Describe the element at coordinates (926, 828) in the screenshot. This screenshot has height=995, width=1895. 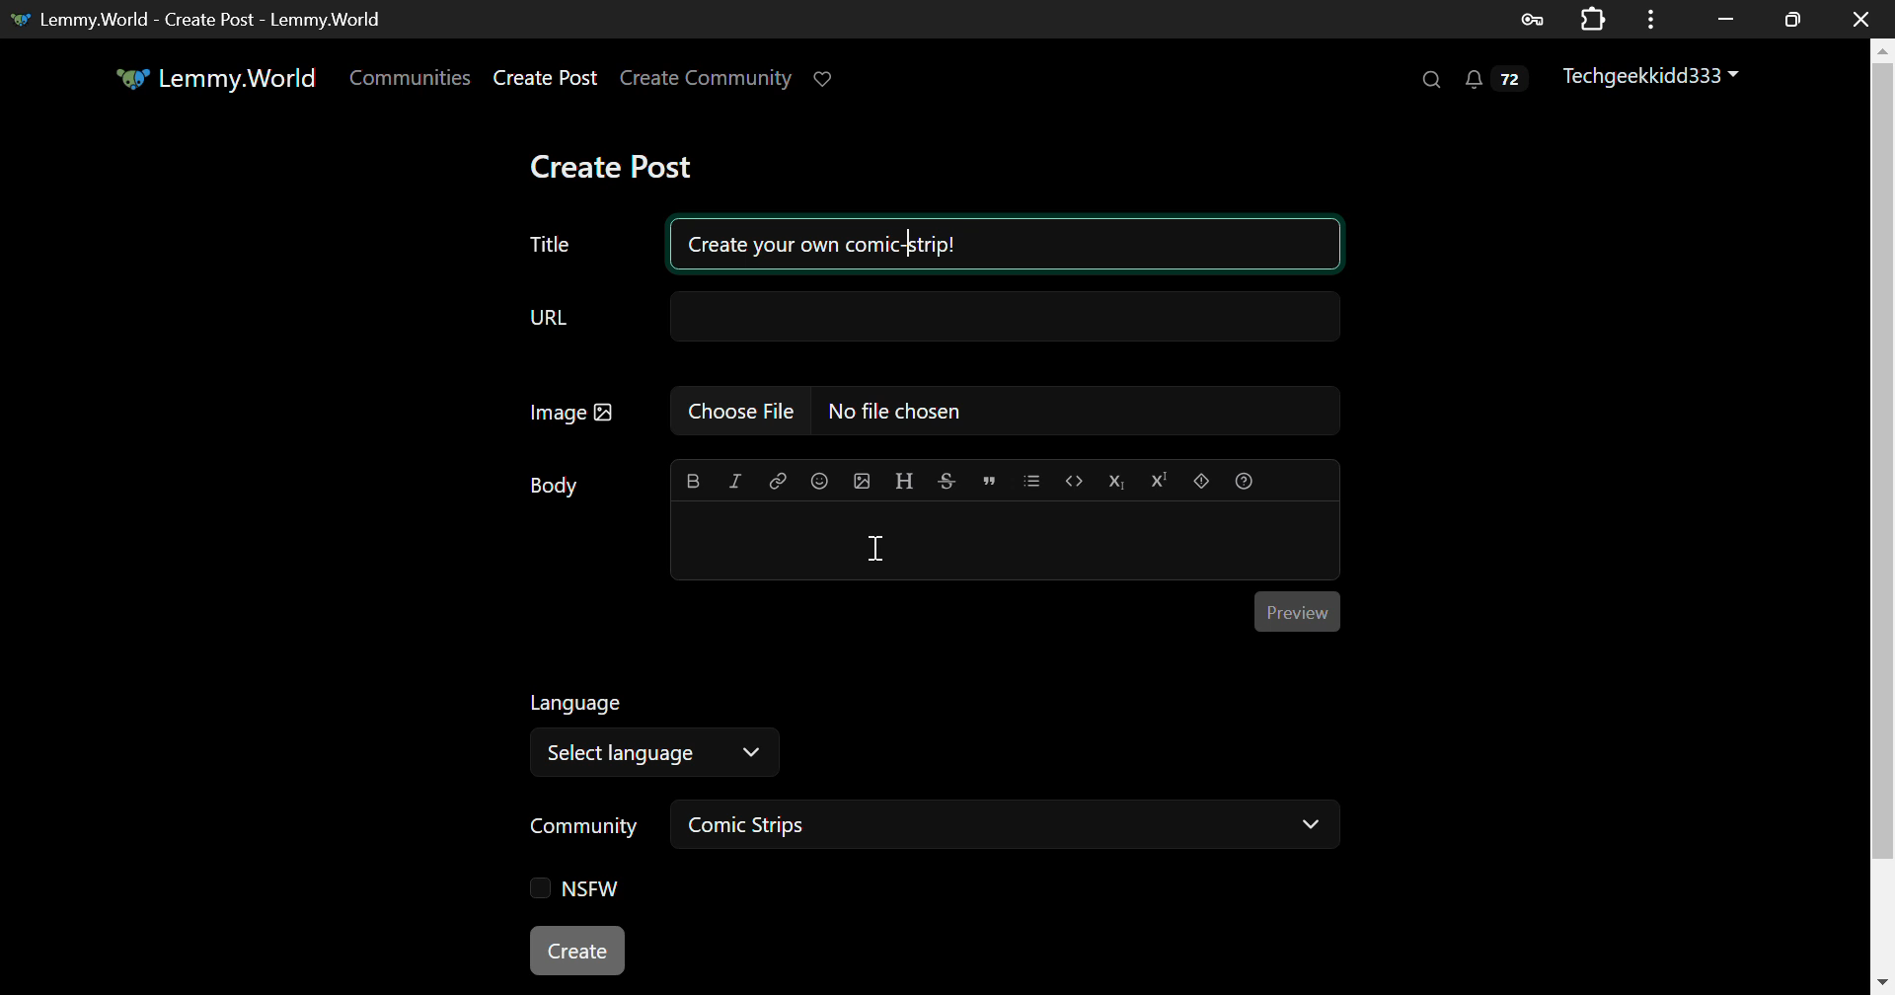
I see `Community: Comic Strips` at that location.